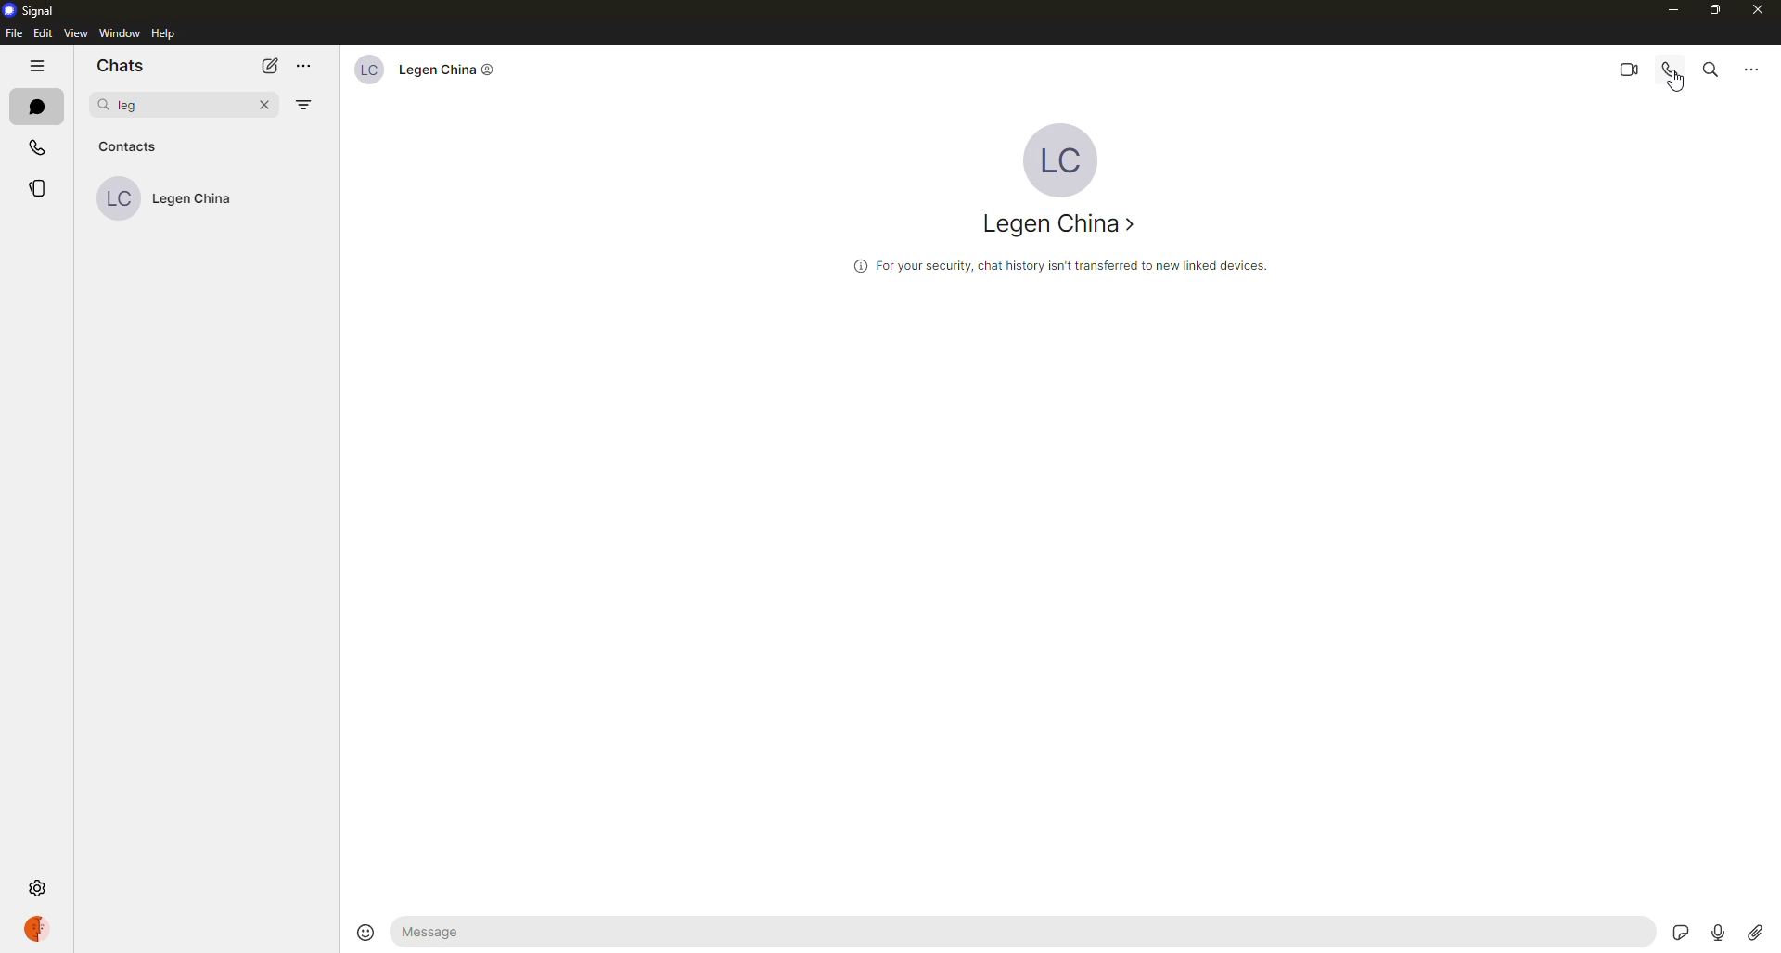  Describe the element at coordinates (365, 932) in the screenshot. I see `emoji` at that location.